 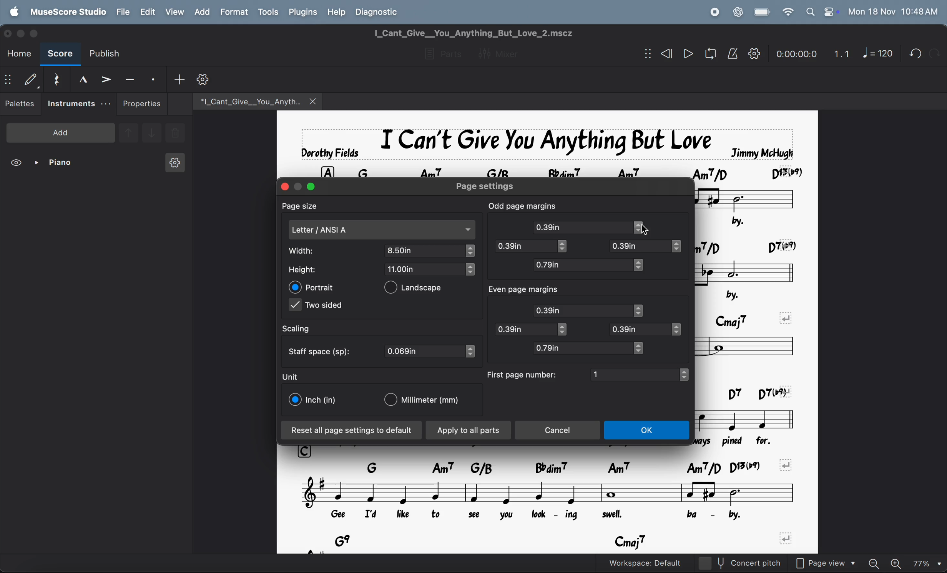 I want to click on zoom in, so click(x=898, y=562).